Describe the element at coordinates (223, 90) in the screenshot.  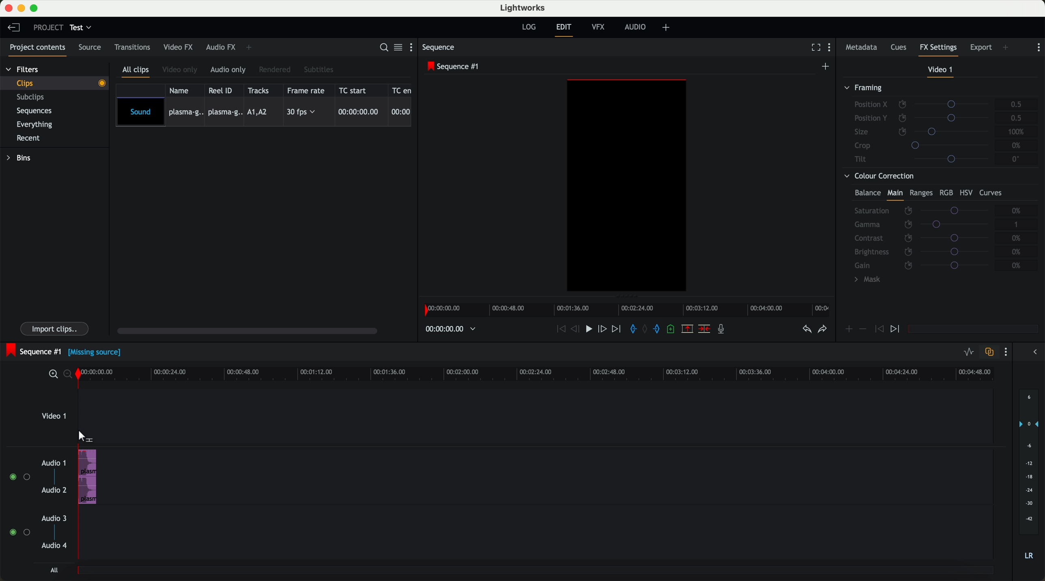
I see `reel ID` at that location.